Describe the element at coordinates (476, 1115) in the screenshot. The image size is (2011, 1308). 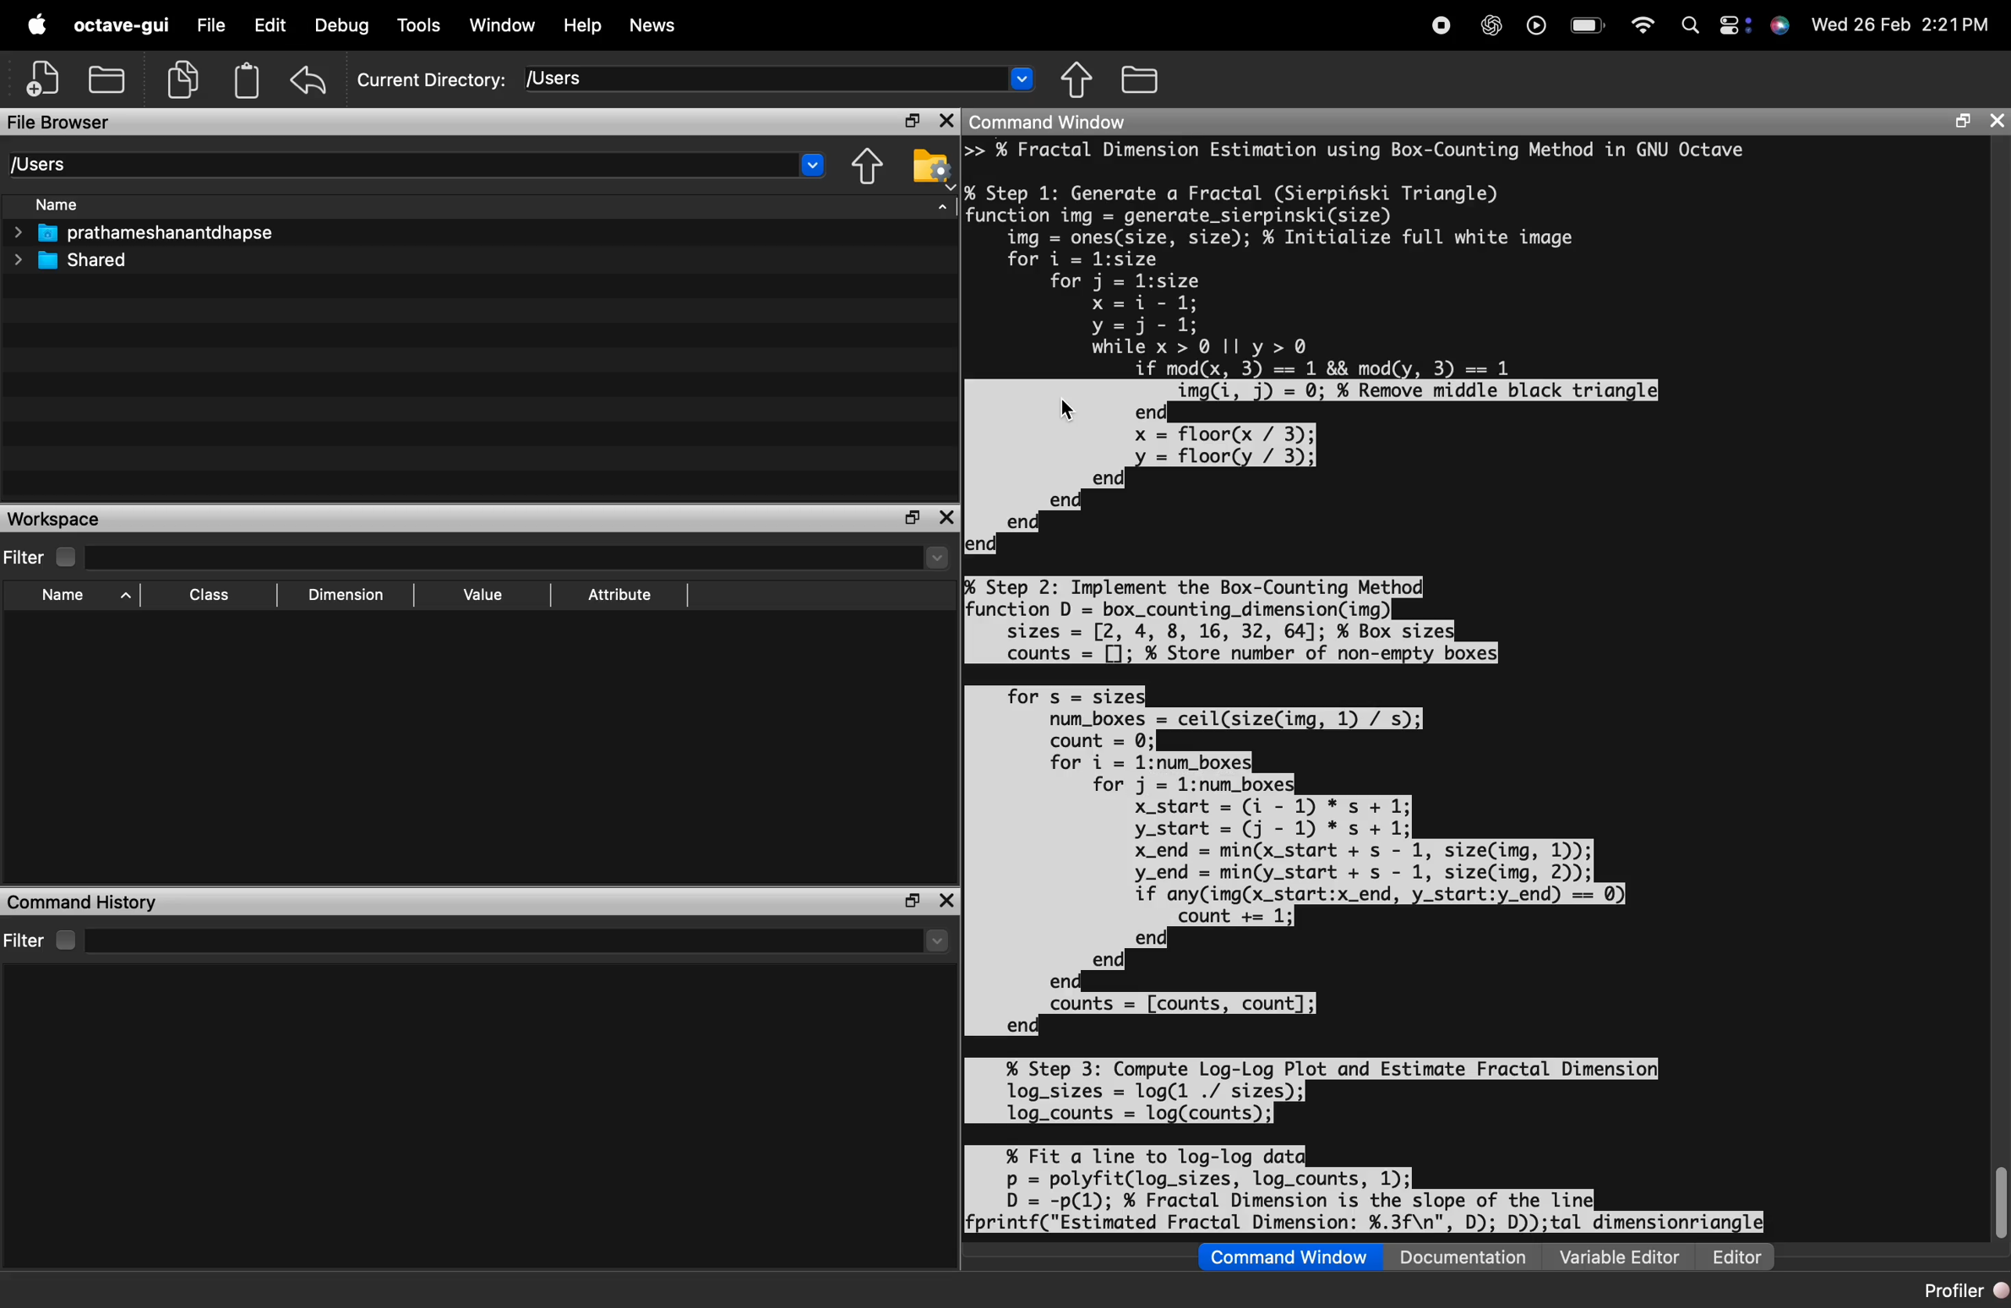
I see `empty command history area` at that location.